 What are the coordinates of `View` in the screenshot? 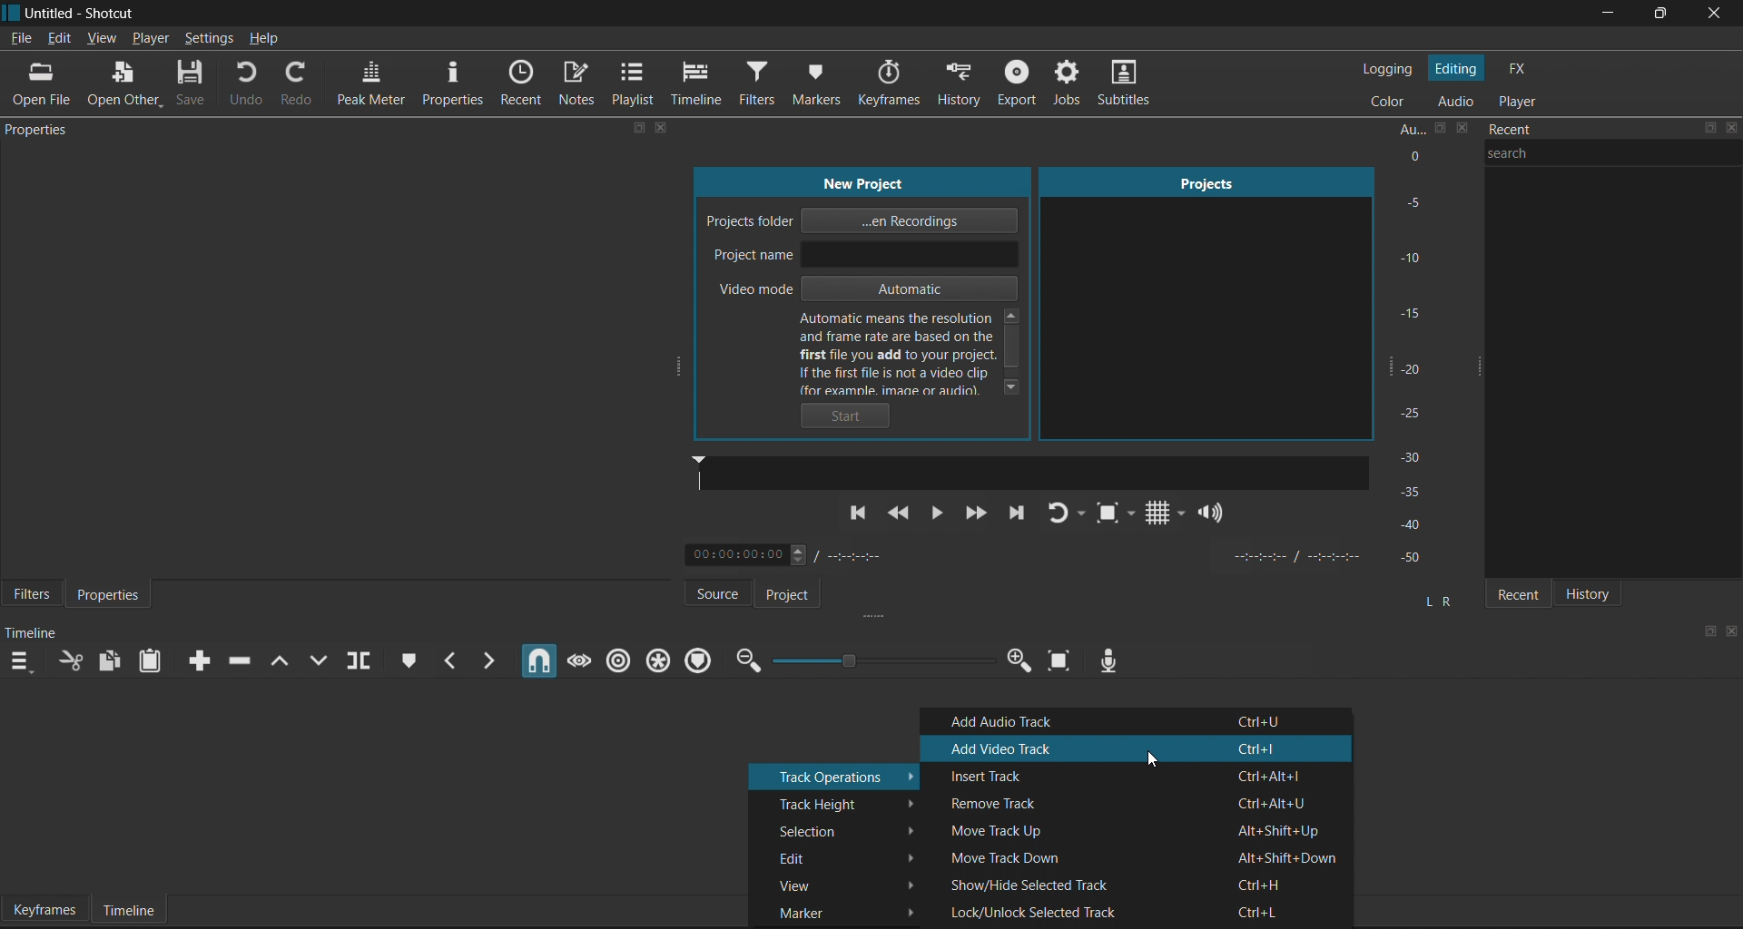 It's located at (102, 35).